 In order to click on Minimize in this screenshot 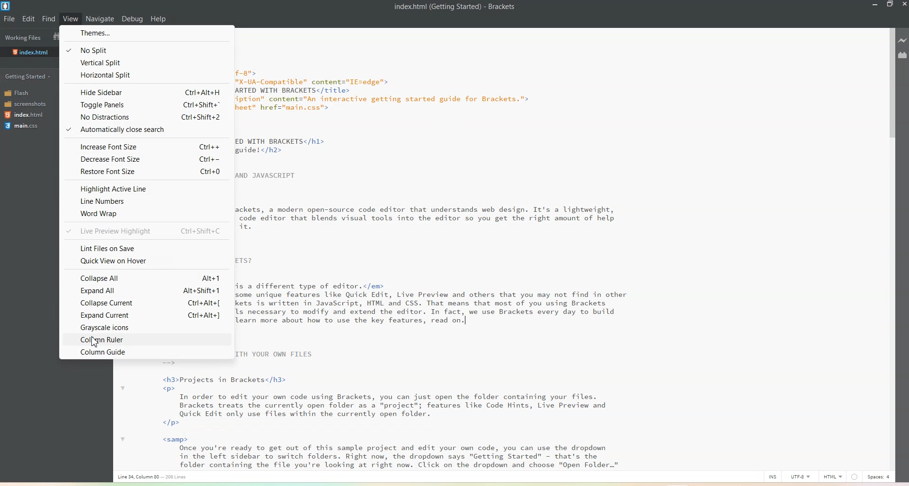, I will do `click(874, 5)`.